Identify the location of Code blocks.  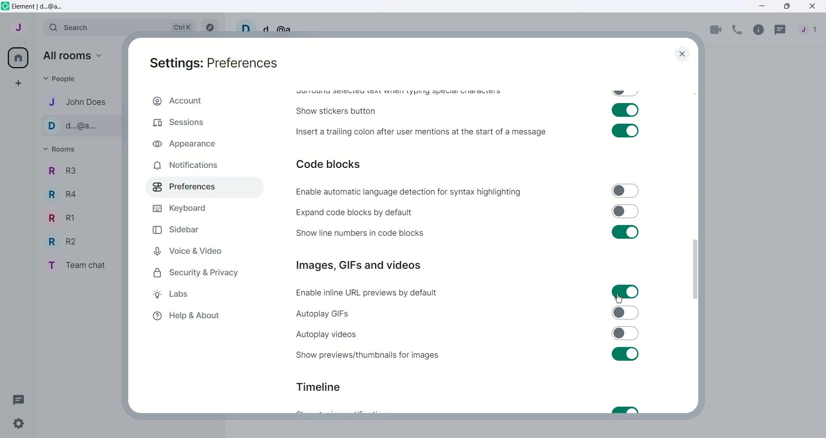
(329, 164).